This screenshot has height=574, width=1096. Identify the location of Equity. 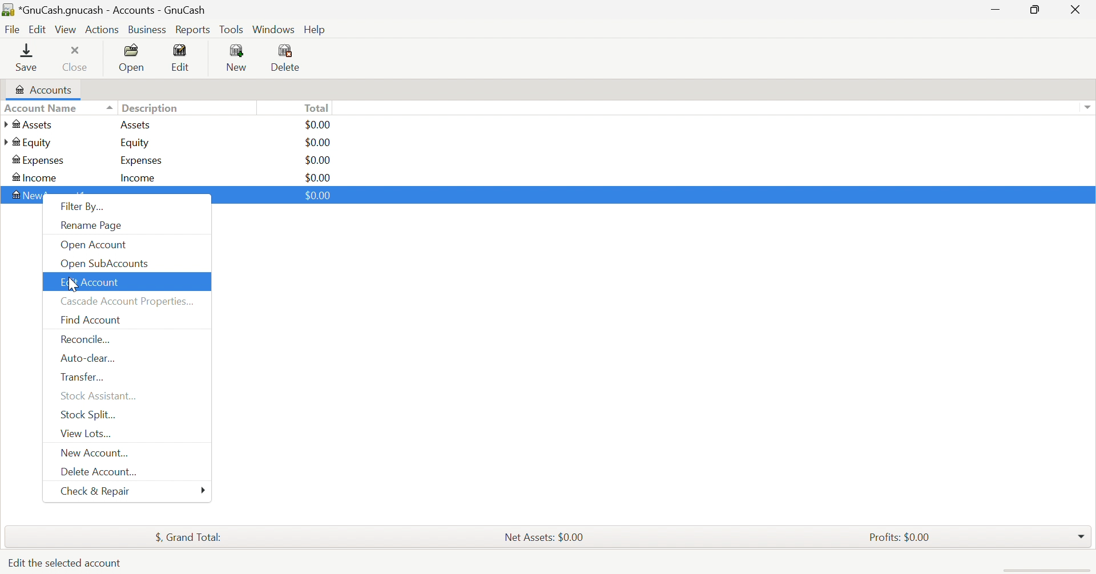
(27, 143).